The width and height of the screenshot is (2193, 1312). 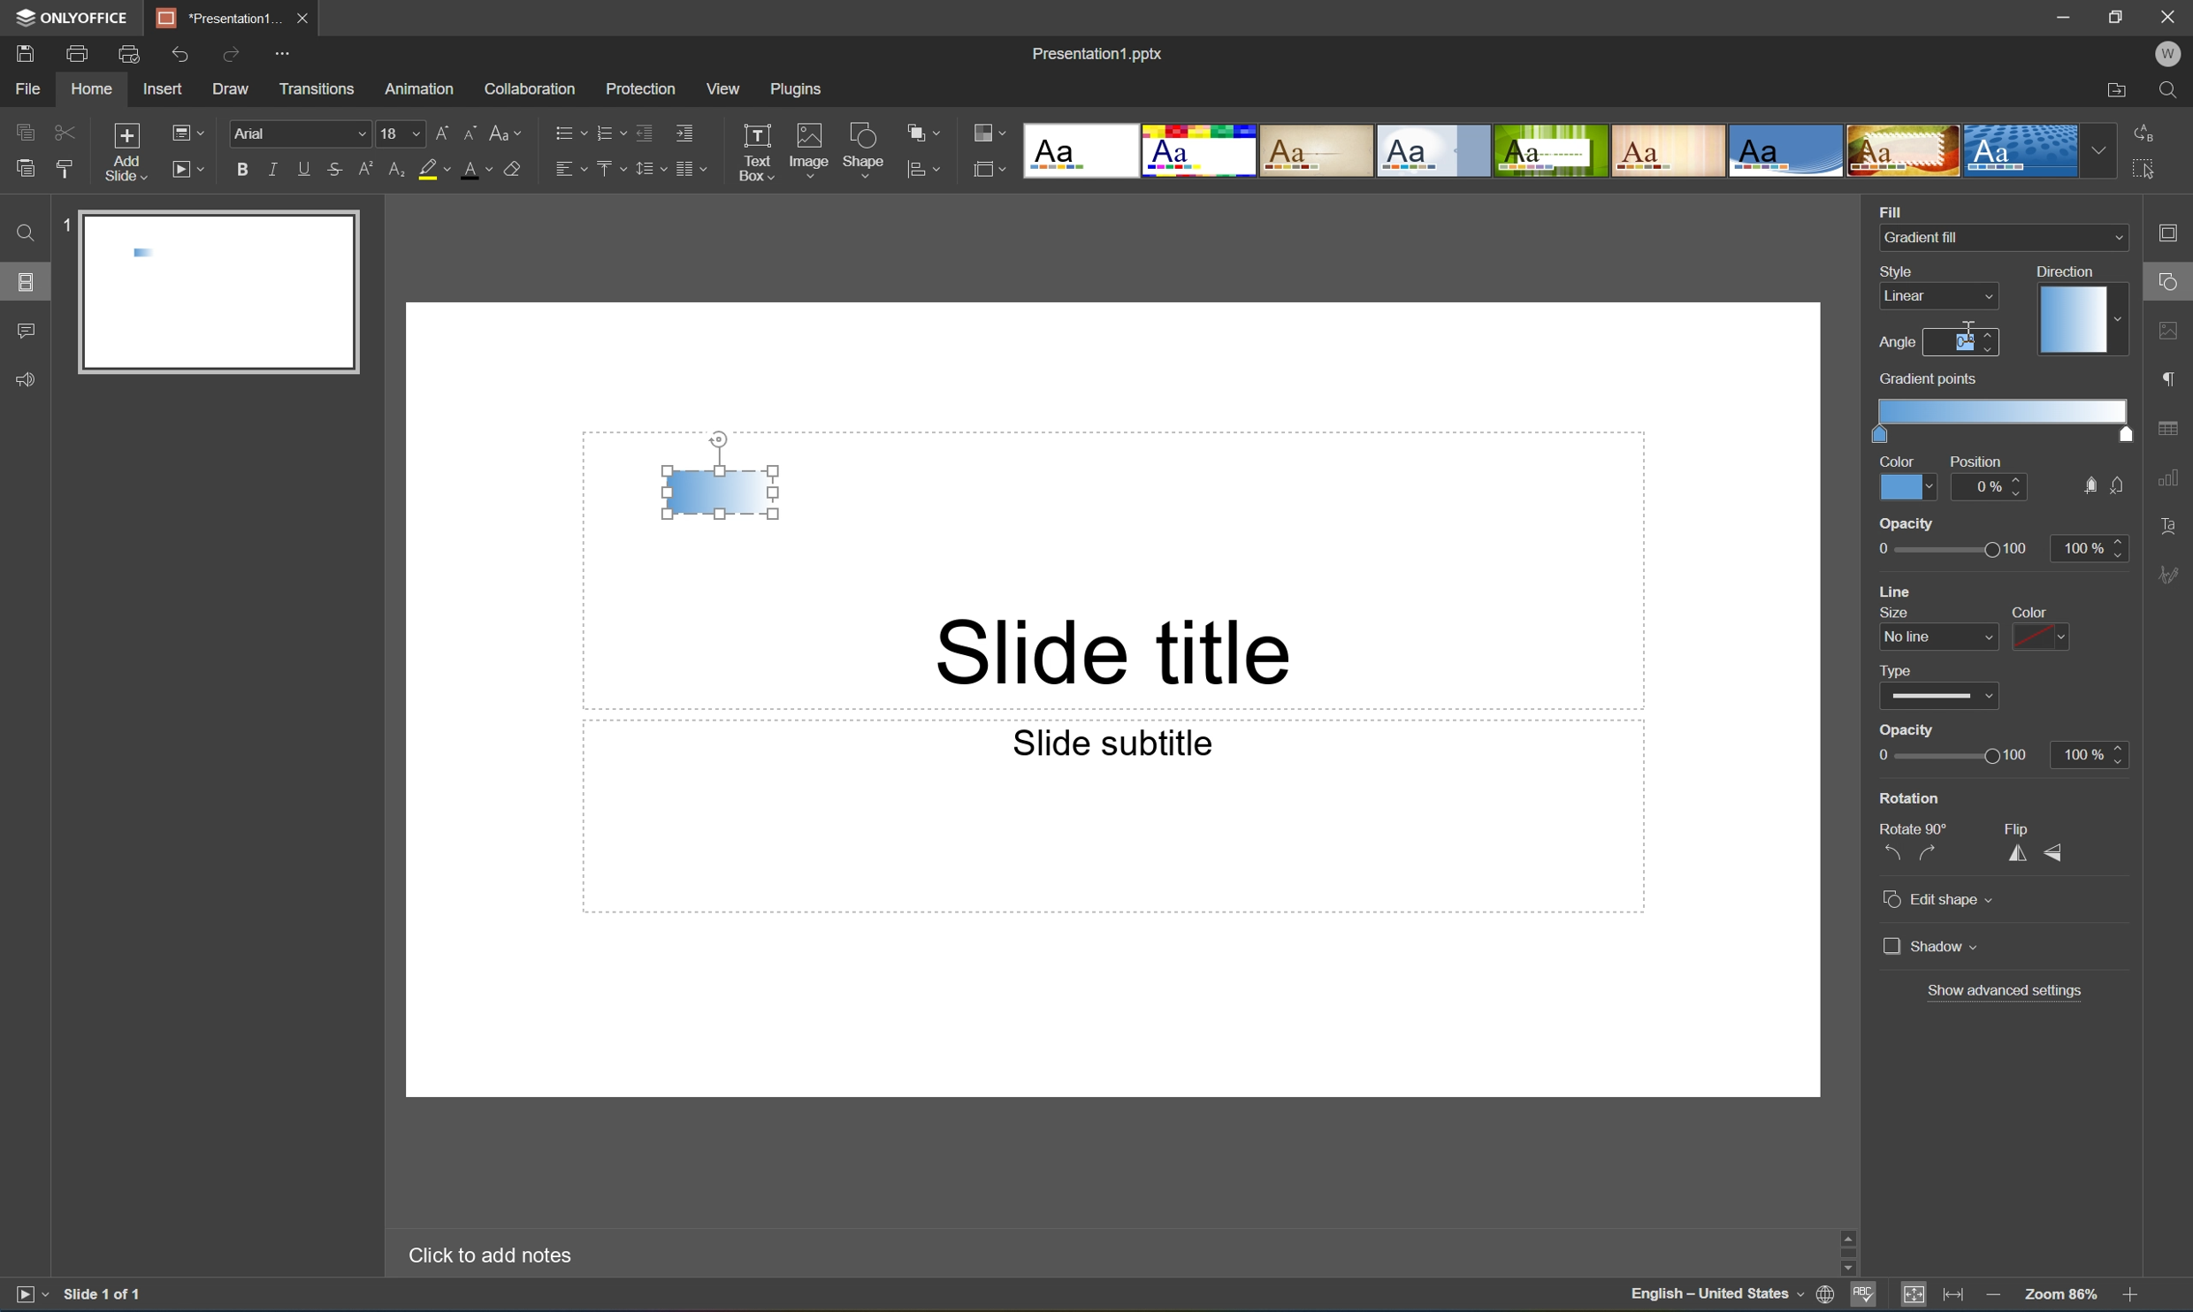 What do you see at coordinates (1941, 637) in the screenshot?
I see `line size dropdown` at bounding box center [1941, 637].